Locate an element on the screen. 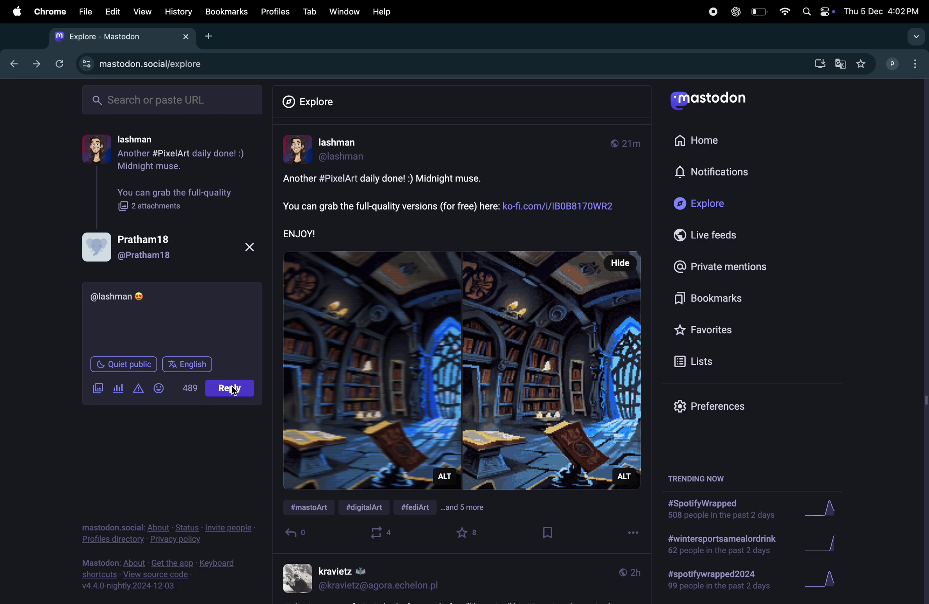  options is located at coordinates (629, 535).